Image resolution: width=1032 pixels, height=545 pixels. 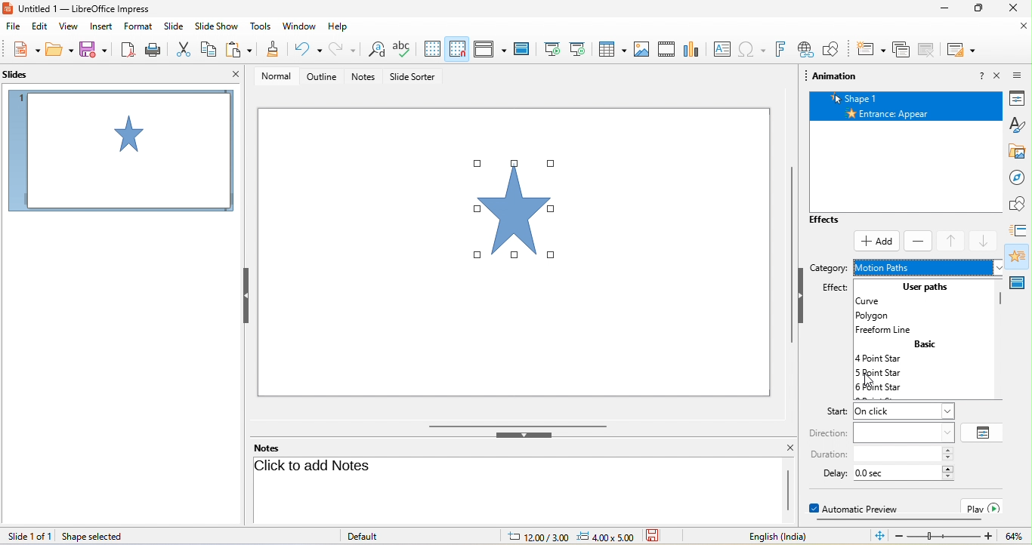 What do you see at coordinates (984, 432) in the screenshot?
I see `option` at bounding box center [984, 432].